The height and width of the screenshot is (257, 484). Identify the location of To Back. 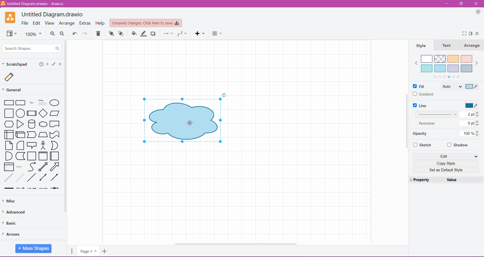
(121, 34).